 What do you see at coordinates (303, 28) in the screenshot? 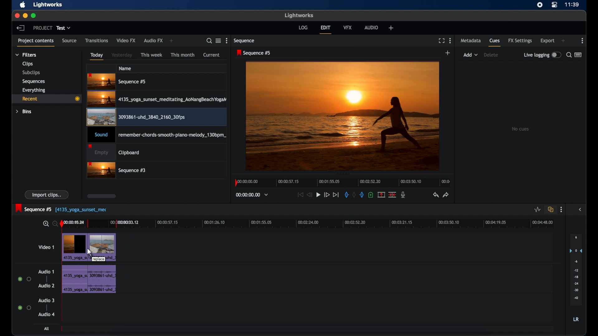
I see `log` at bounding box center [303, 28].